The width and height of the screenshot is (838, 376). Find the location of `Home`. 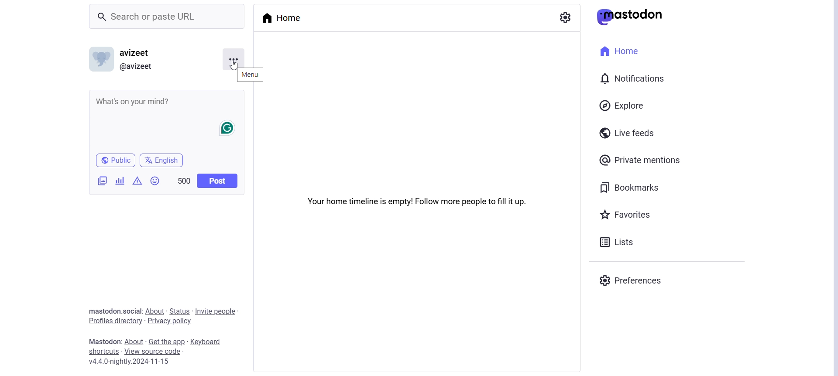

Home is located at coordinates (621, 51).